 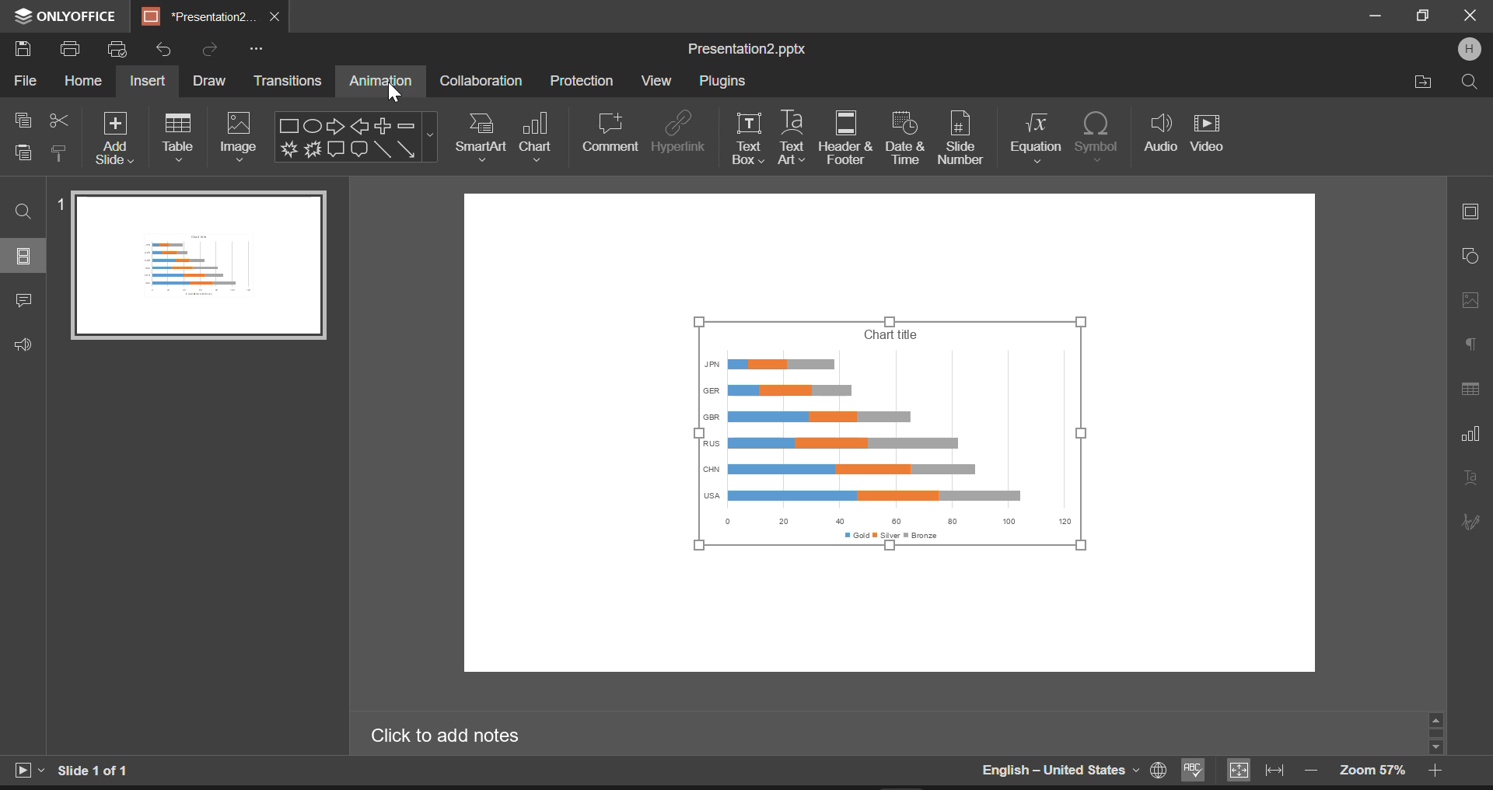 What do you see at coordinates (456, 736) in the screenshot?
I see `Click to add notes` at bounding box center [456, 736].